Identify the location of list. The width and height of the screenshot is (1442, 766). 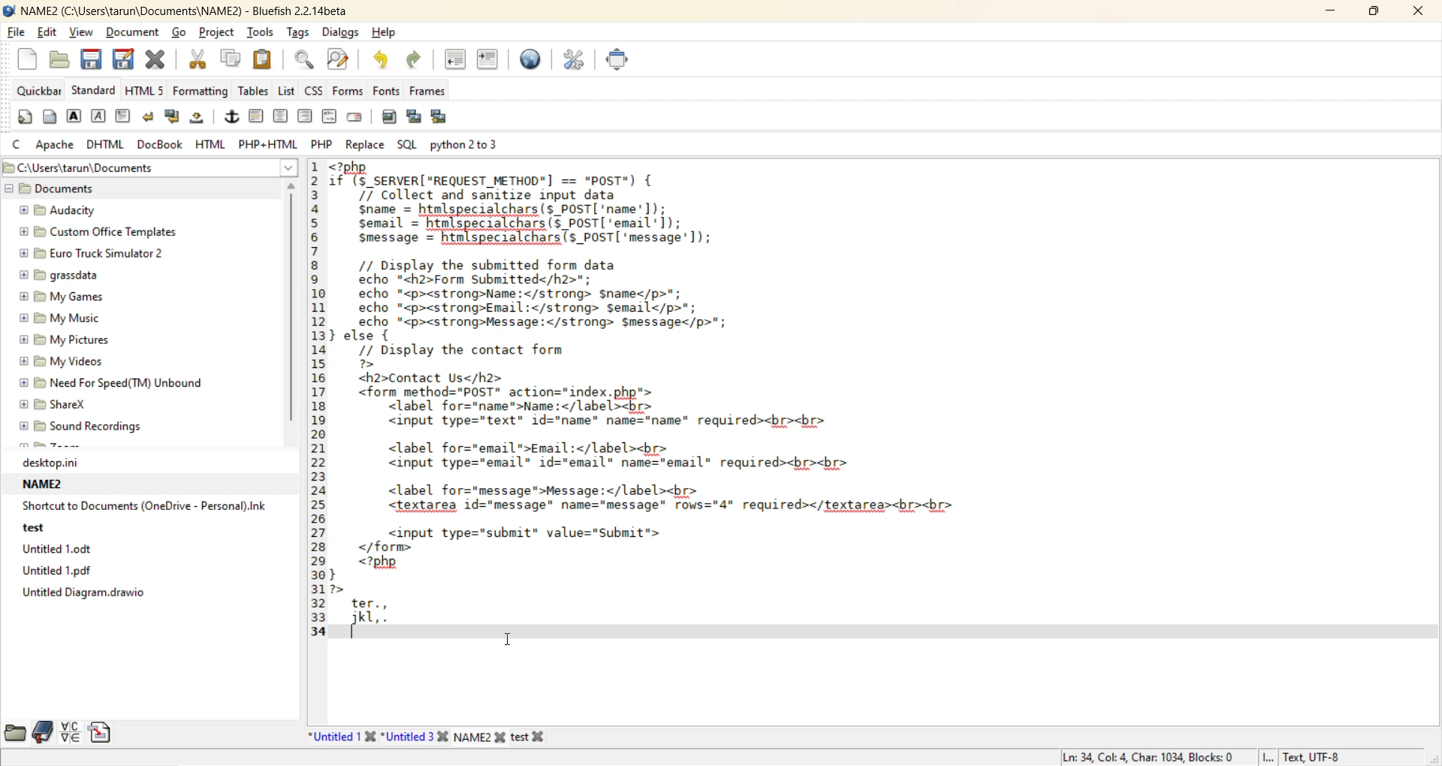
(288, 92).